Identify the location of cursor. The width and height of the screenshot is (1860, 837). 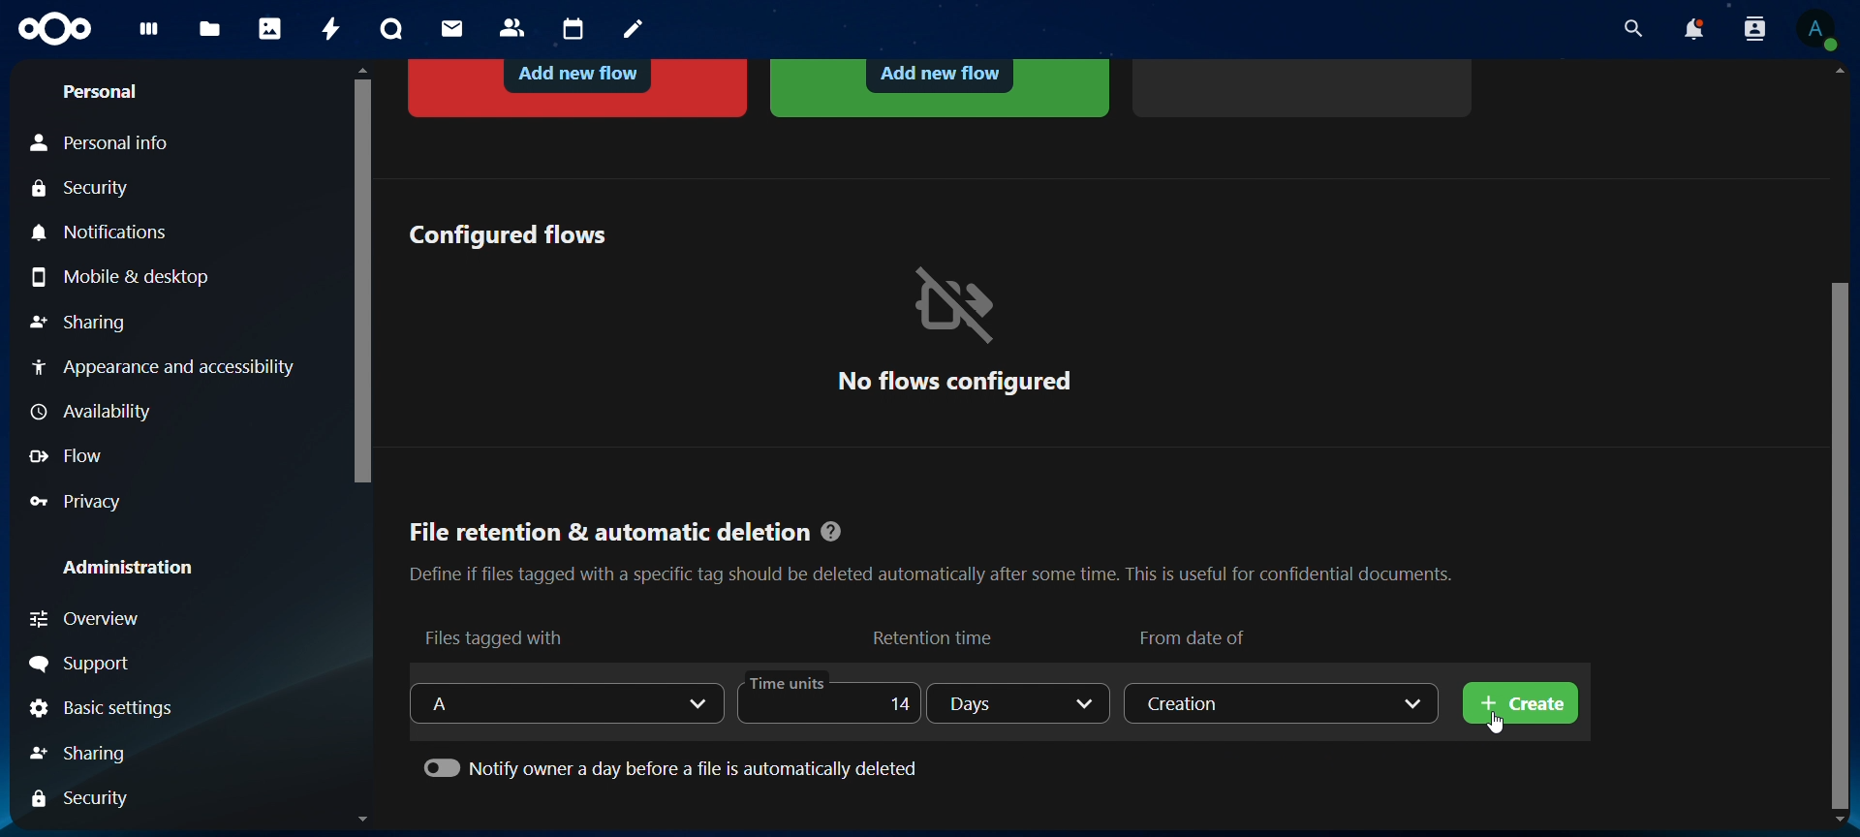
(1495, 727).